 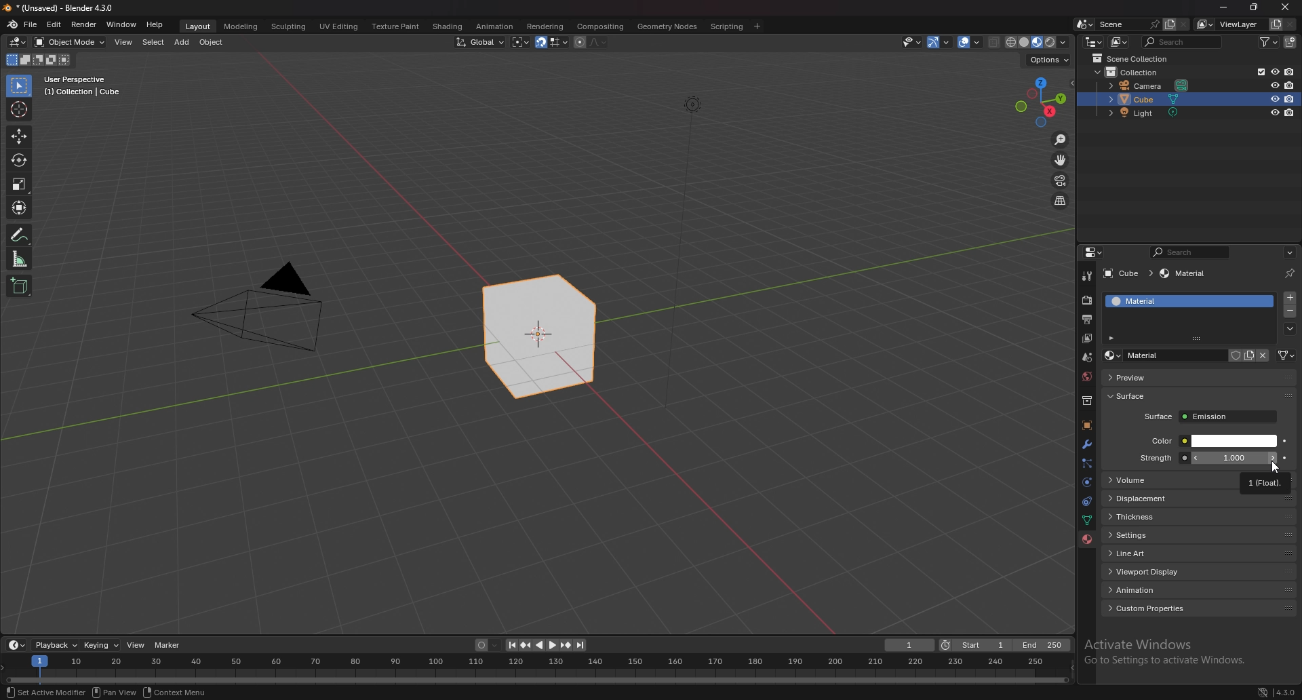 What do you see at coordinates (1234, 458) in the screenshot?
I see `strength` at bounding box center [1234, 458].